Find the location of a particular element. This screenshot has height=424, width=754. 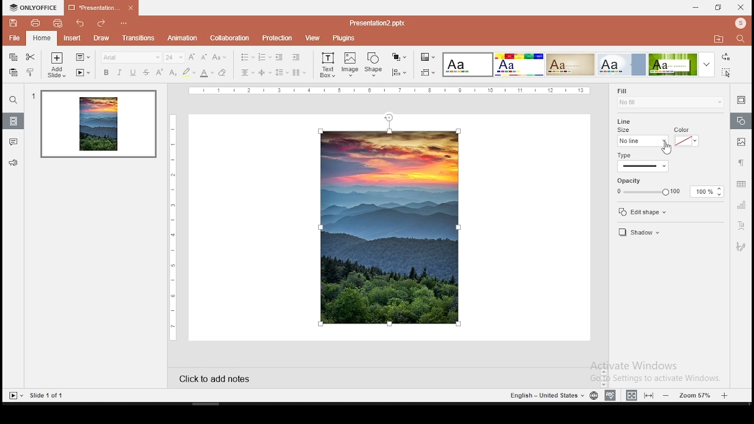

arrange objects is located at coordinates (400, 57).